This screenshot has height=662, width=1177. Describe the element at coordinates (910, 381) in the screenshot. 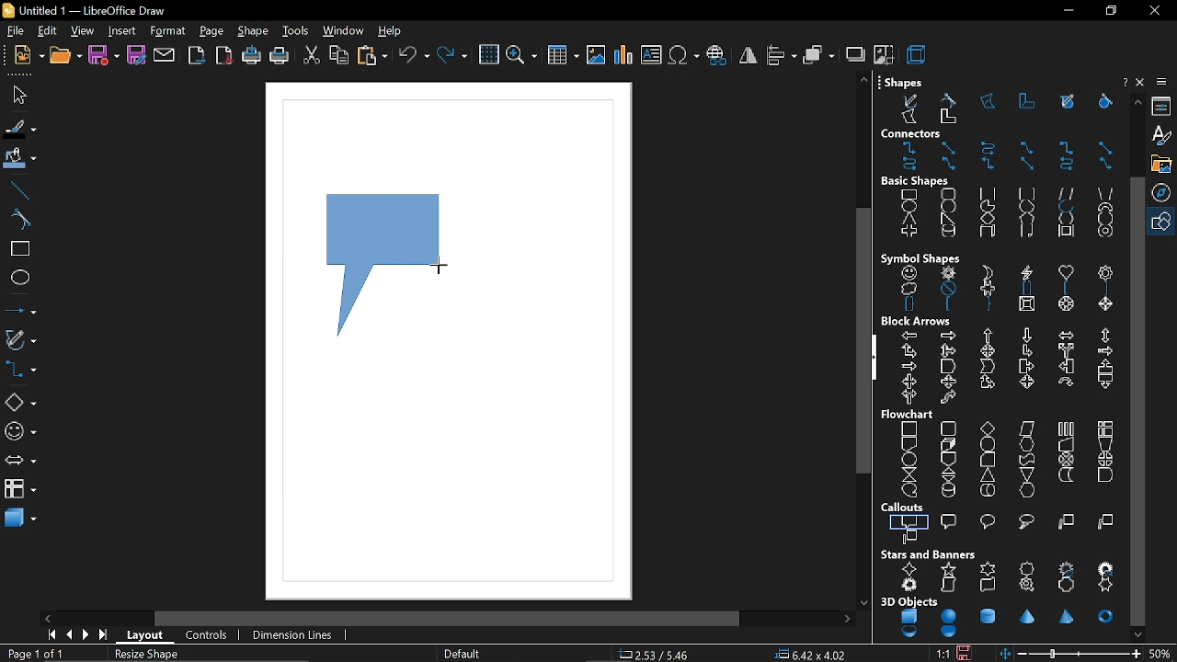

I see `left and right arrow callout` at that location.